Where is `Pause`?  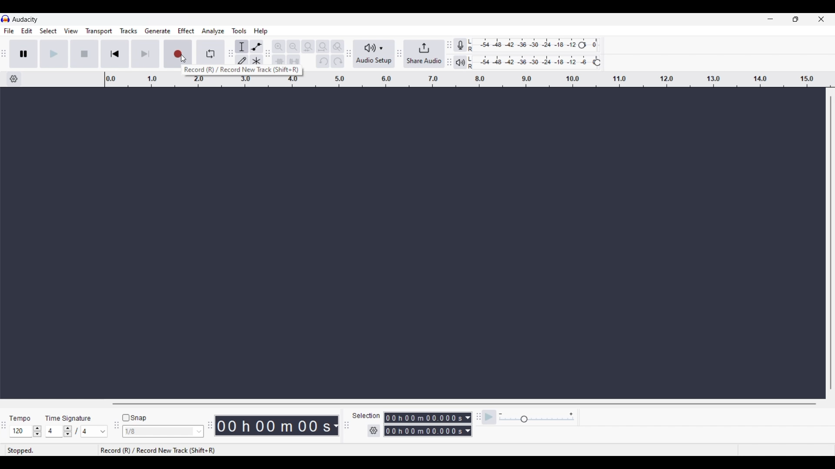 Pause is located at coordinates (23, 54).